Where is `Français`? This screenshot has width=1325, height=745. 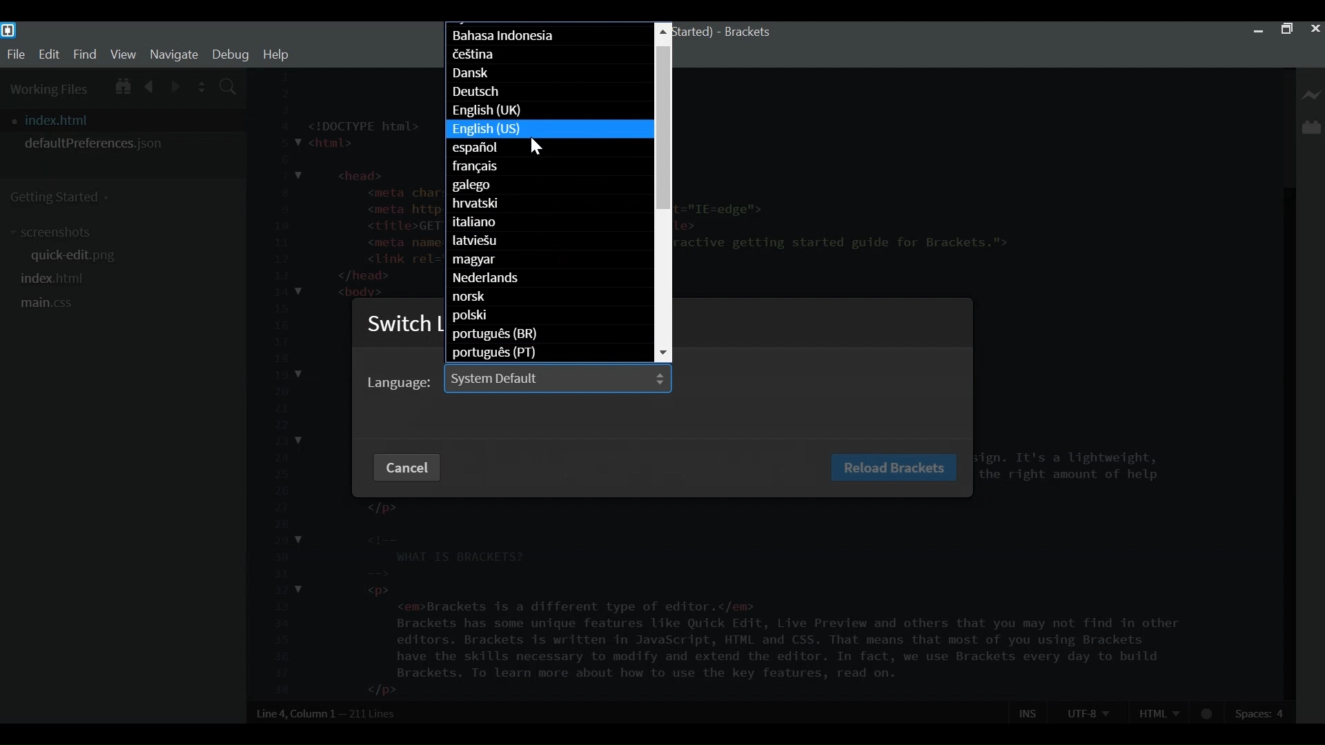
Français is located at coordinates (549, 168).